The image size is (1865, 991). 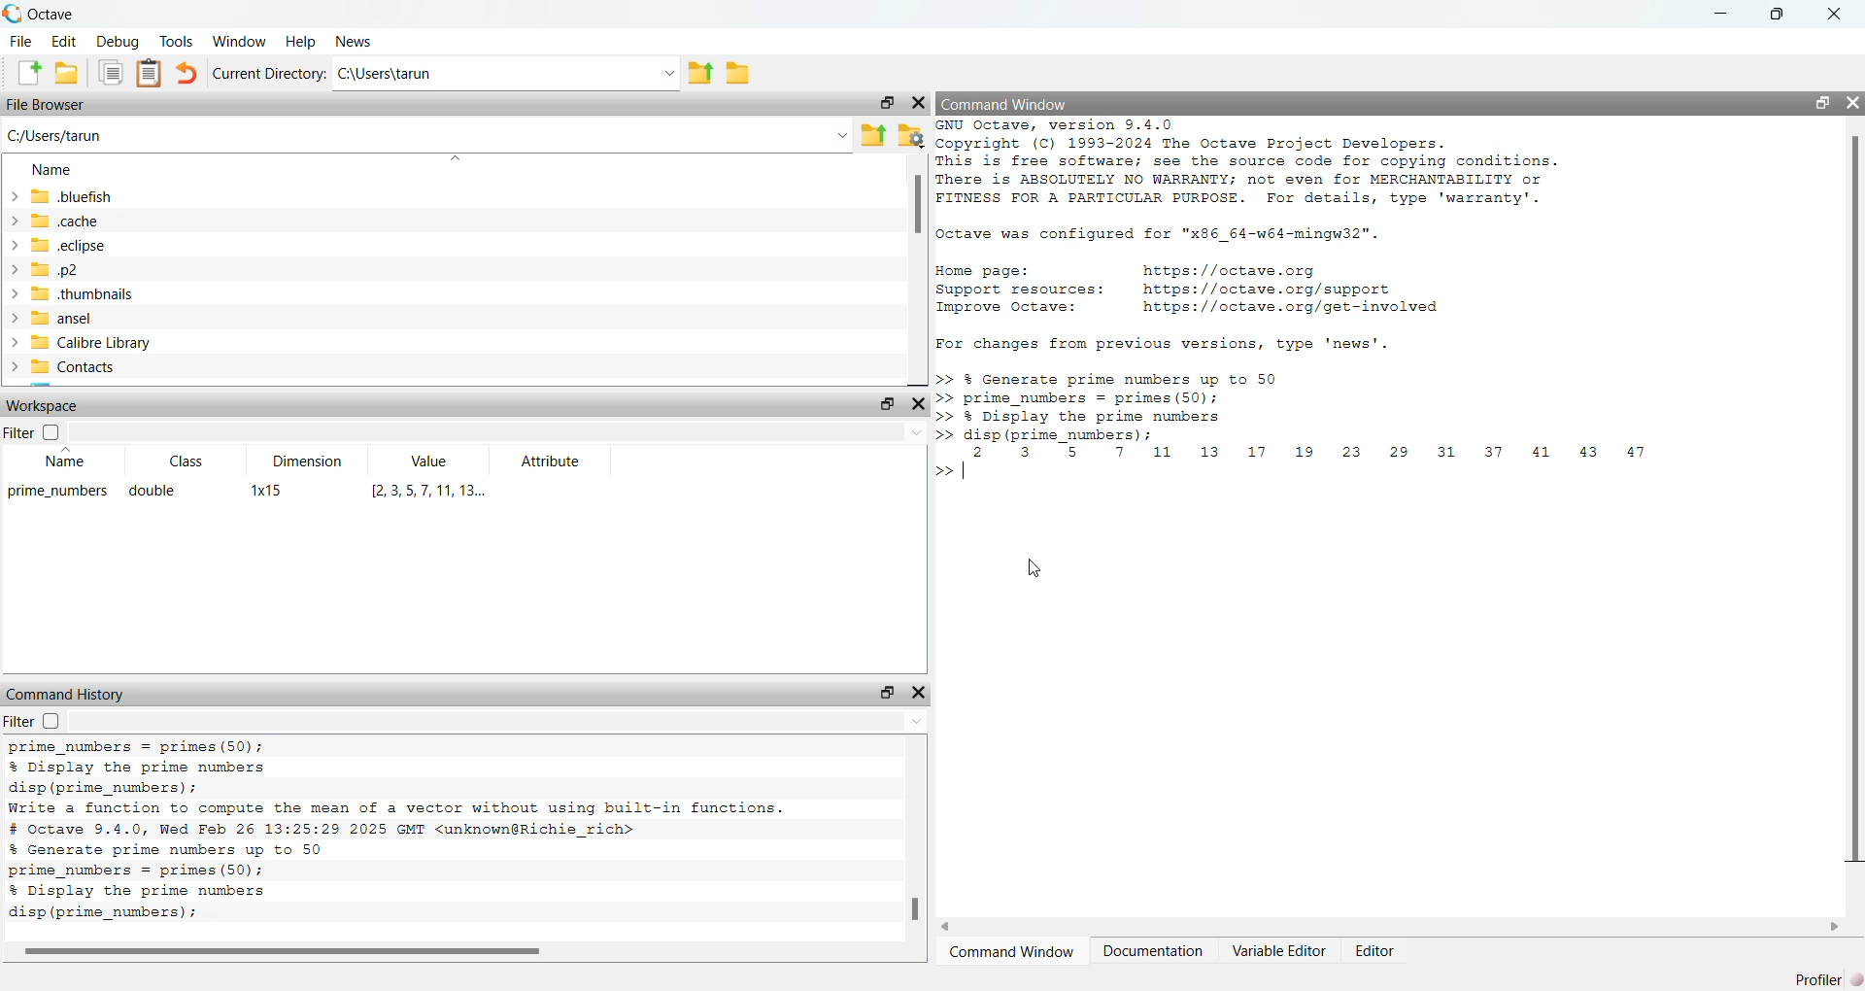 What do you see at coordinates (889, 103) in the screenshot?
I see `open in separate window` at bounding box center [889, 103].